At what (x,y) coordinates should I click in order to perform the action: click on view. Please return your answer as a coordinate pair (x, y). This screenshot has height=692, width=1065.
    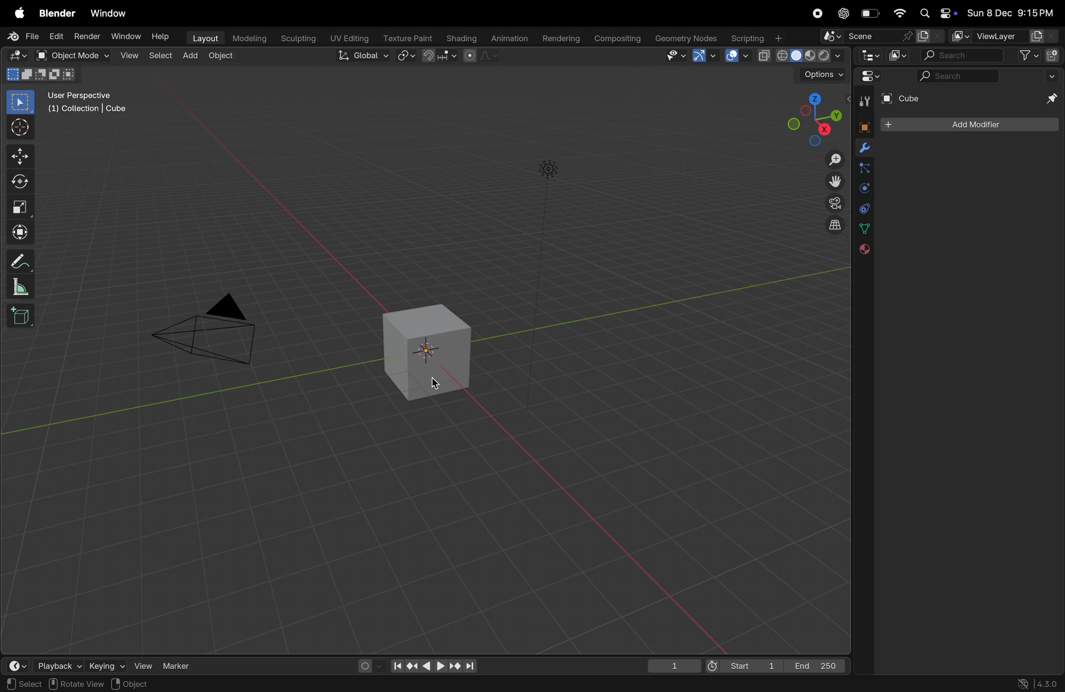
    Looking at the image, I should click on (142, 664).